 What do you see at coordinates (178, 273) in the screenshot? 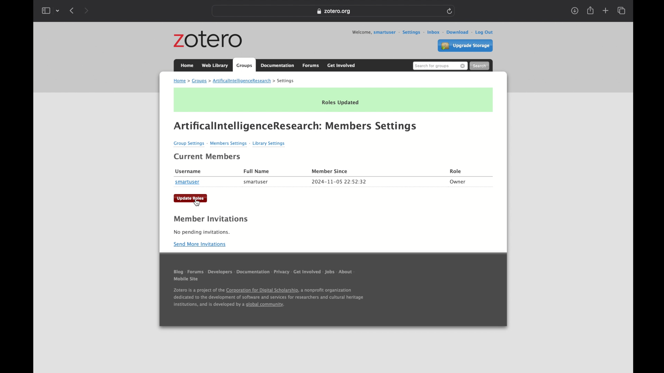
I see `blog` at bounding box center [178, 273].